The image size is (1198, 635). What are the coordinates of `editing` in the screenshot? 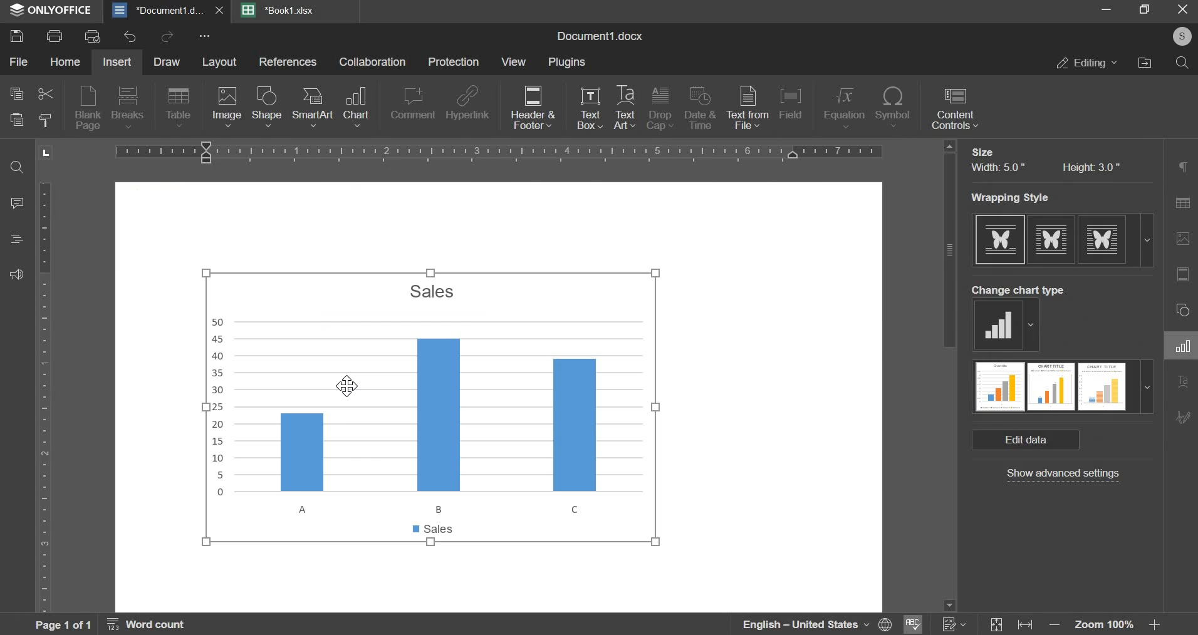 It's located at (1087, 63).